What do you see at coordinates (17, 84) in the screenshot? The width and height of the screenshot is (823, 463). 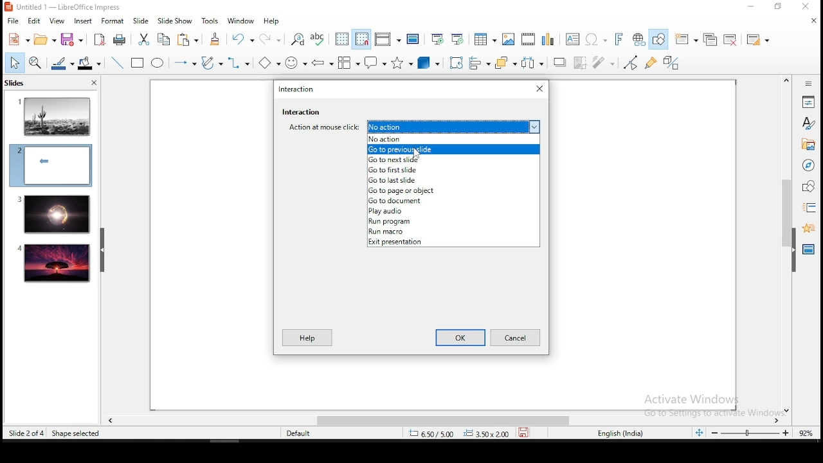 I see `slides` at bounding box center [17, 84].